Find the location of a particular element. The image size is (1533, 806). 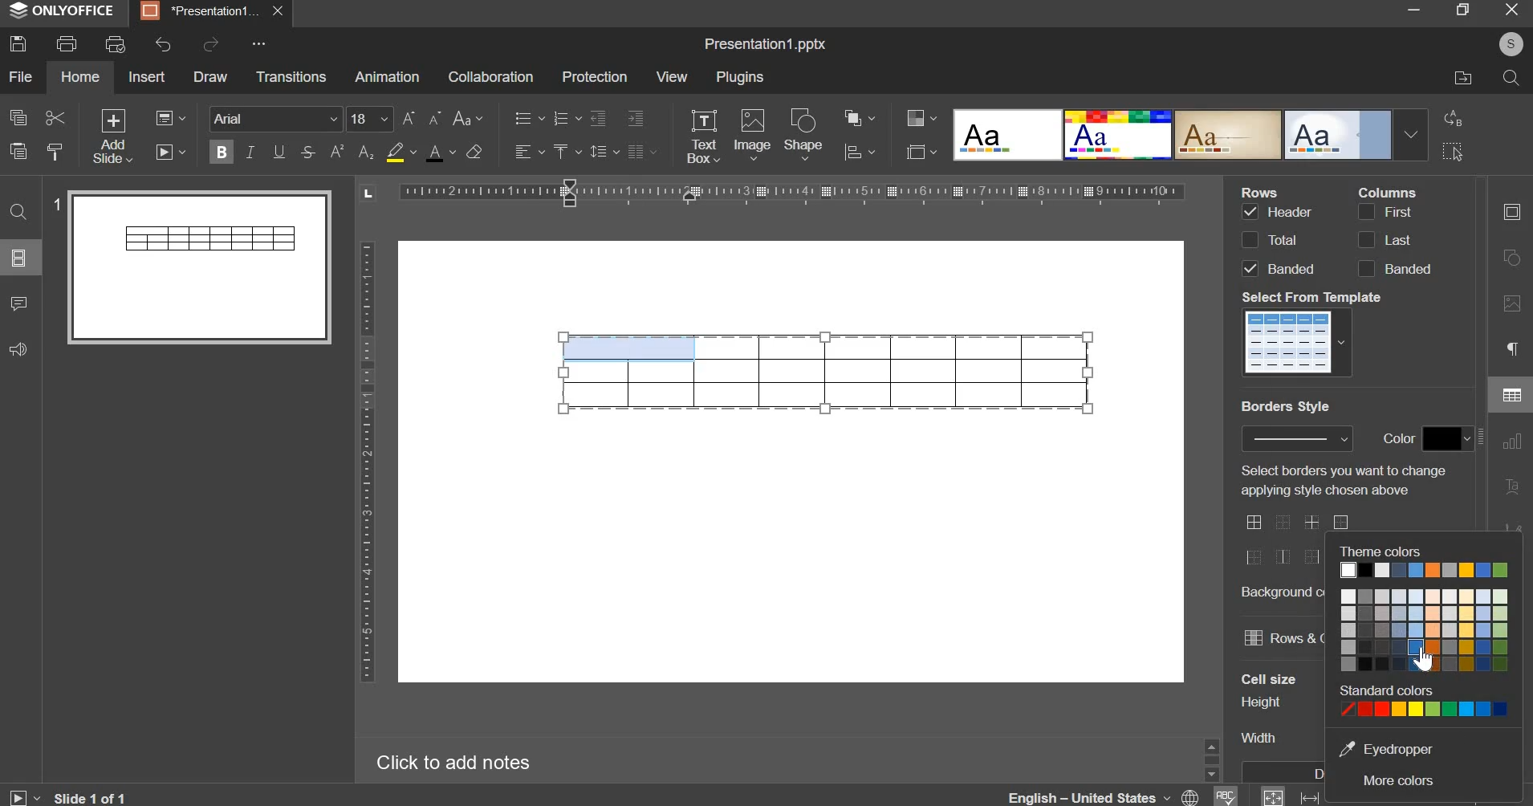

find is located at coordinates (19, 212).